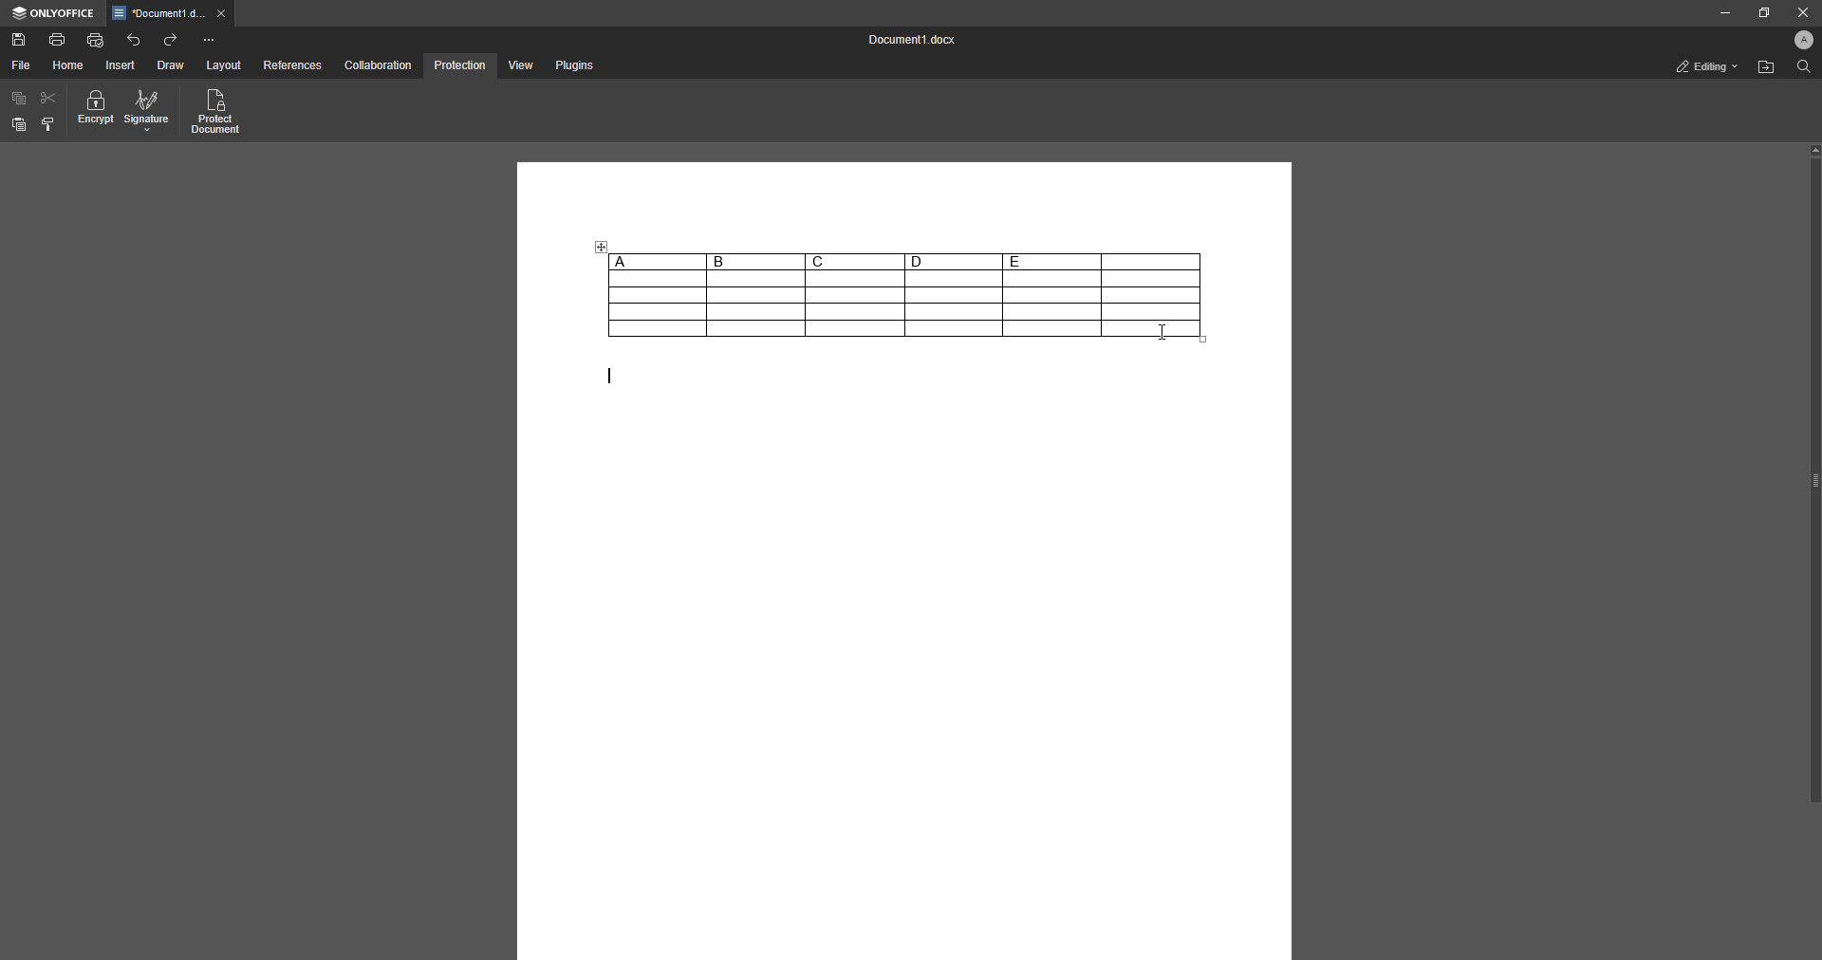 The image size is (1822, 960). What do you see at coordinates (96, 111) in the screenshot?
I see `Encrypt` at bounding box center [96, 111].